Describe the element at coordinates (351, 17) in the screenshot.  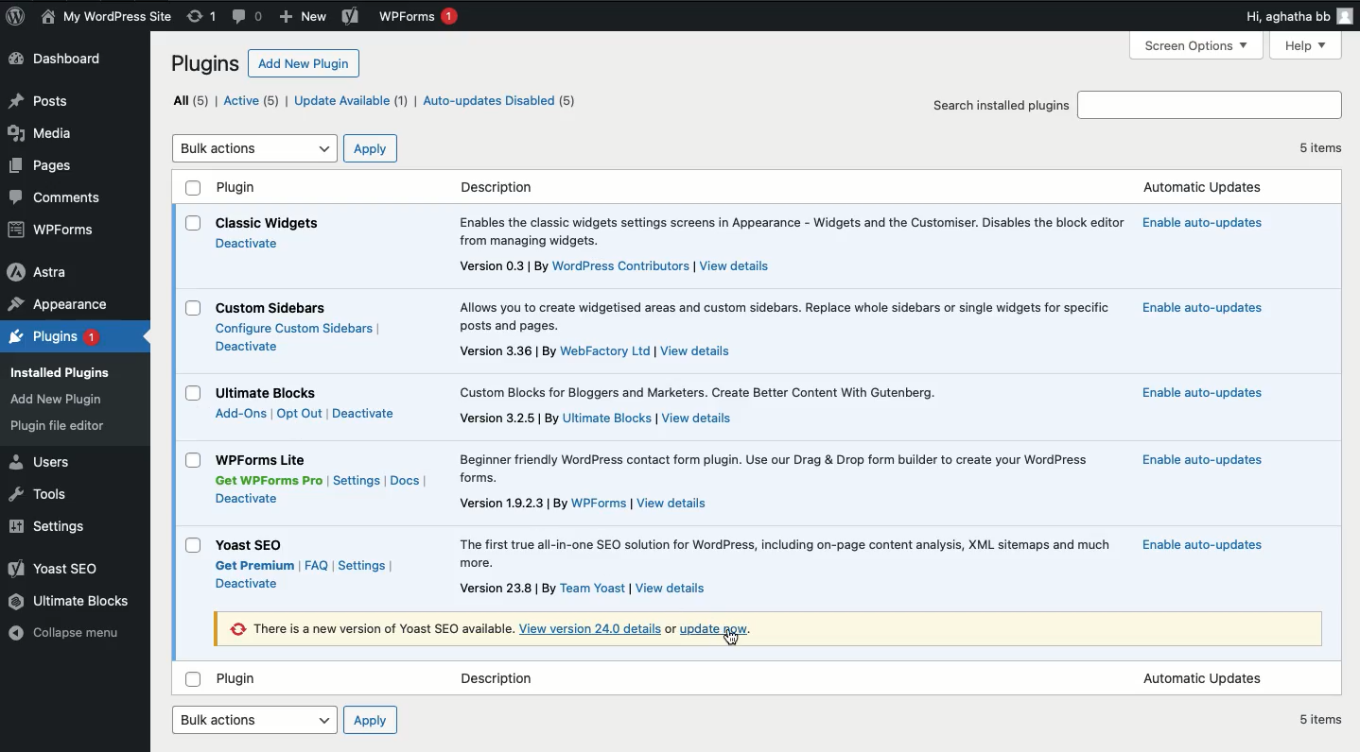
I see `Yoast` at that location.